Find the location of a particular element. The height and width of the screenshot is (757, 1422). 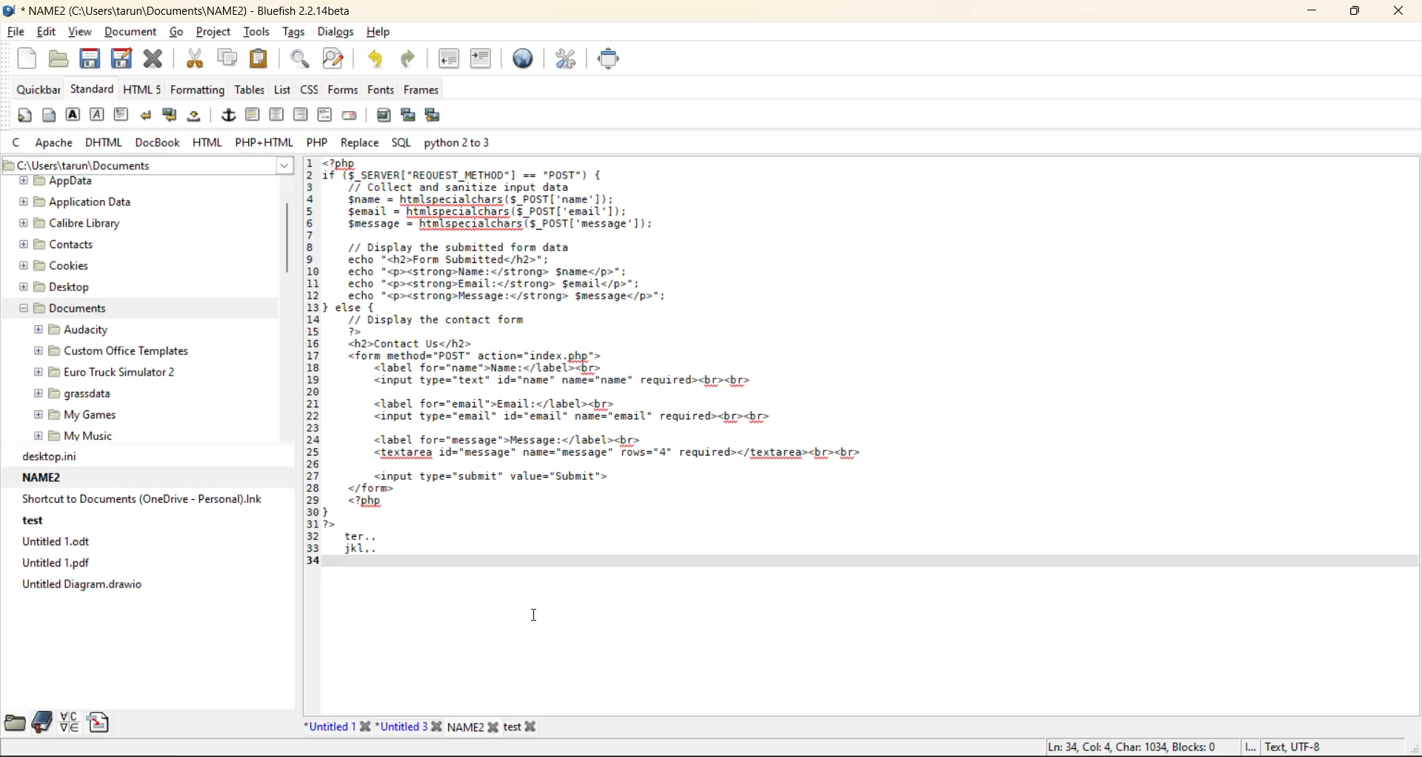

redo is located at coordinates (416, 58).